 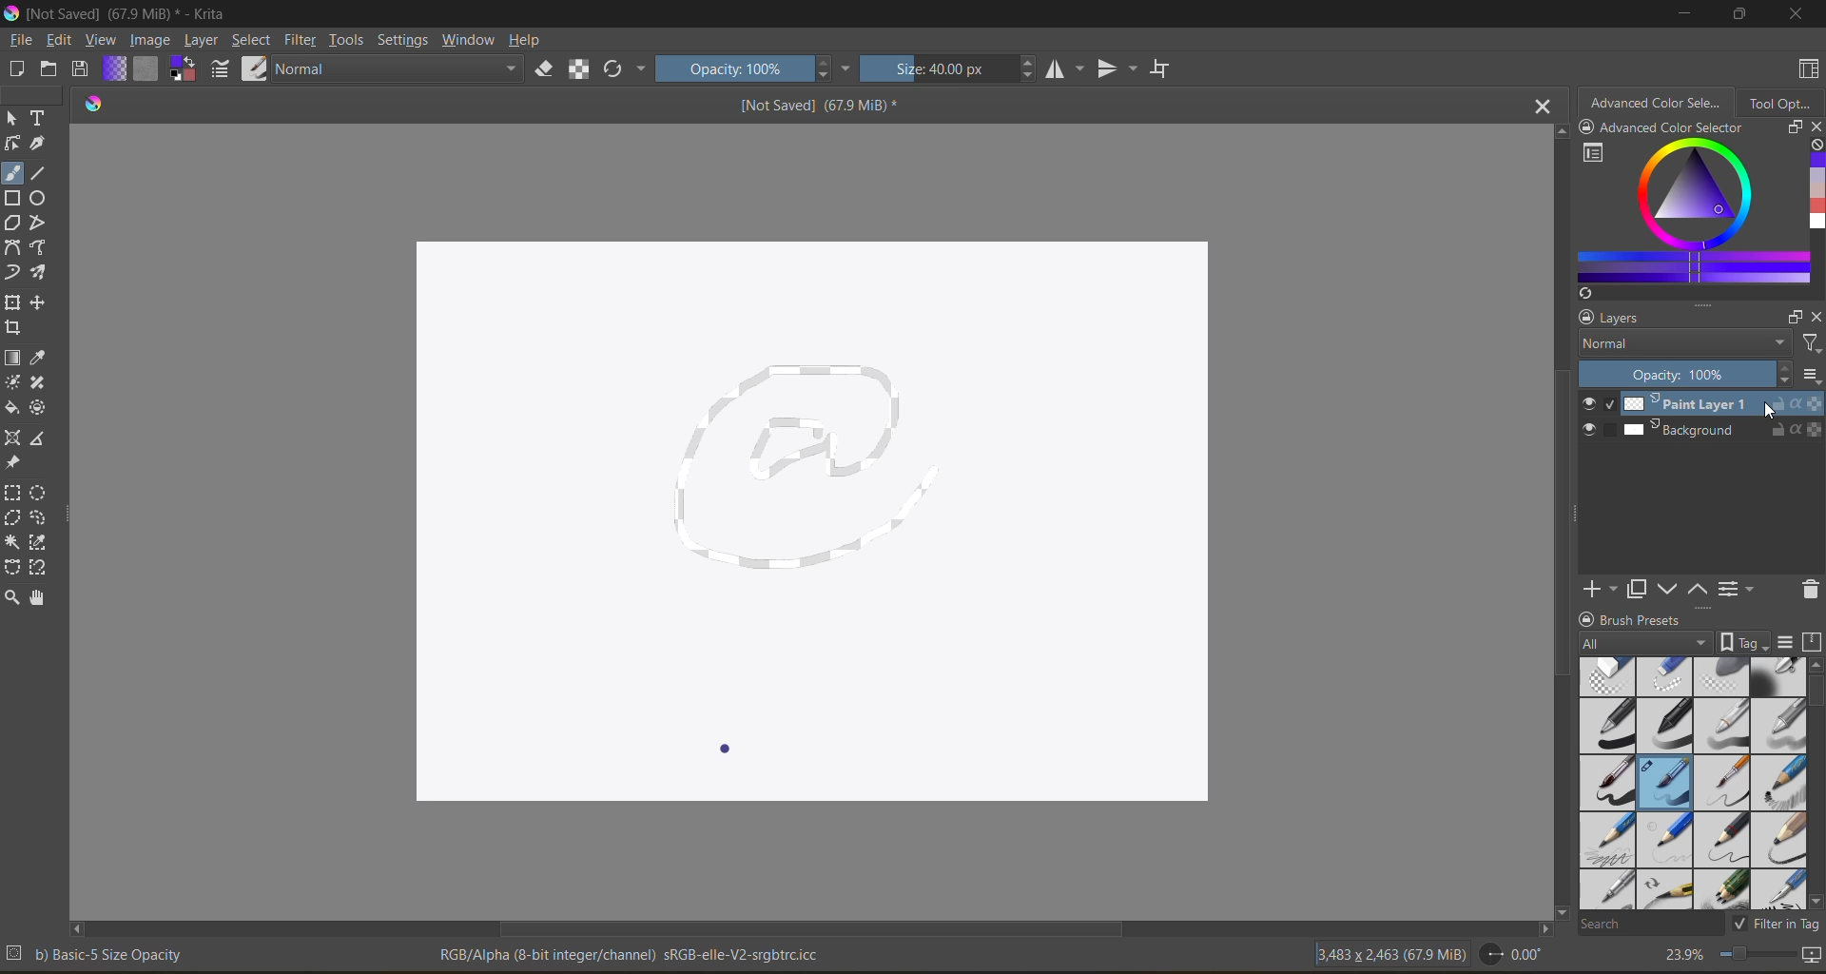 I want to click on scroll down, so click(x=1815, y=902).